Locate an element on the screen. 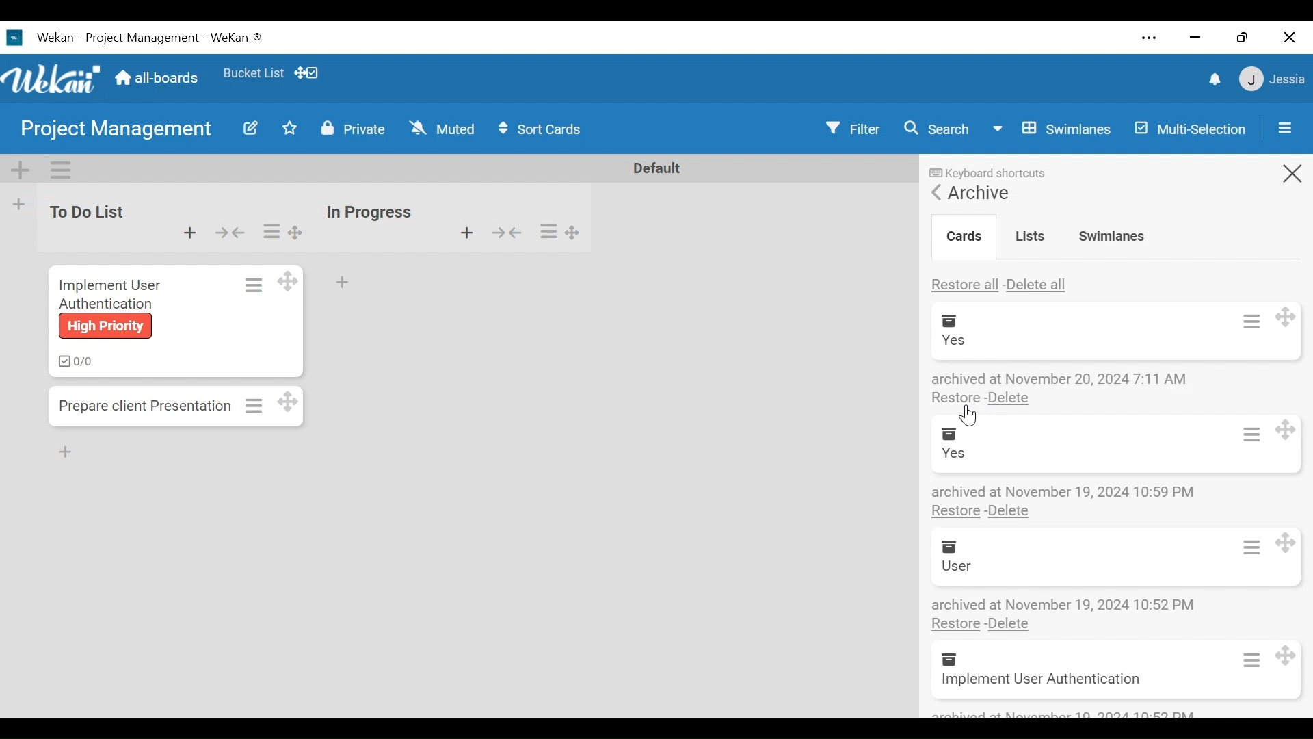  Wekan icon is located at coordinates (17, 38).